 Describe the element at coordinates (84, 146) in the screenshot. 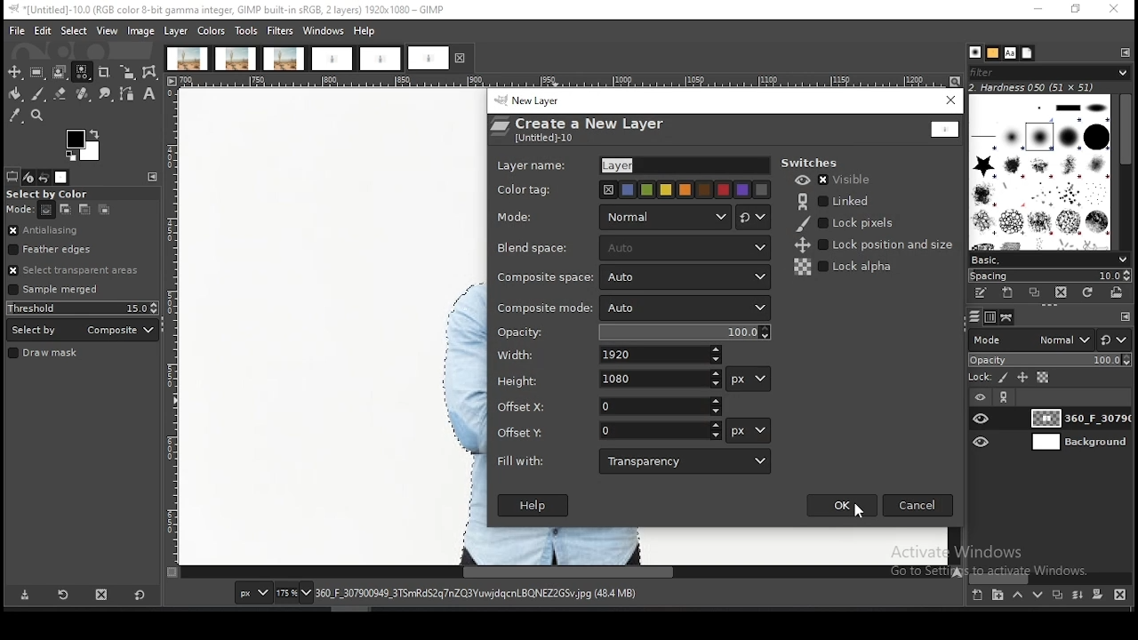

I see `colors` at that location.